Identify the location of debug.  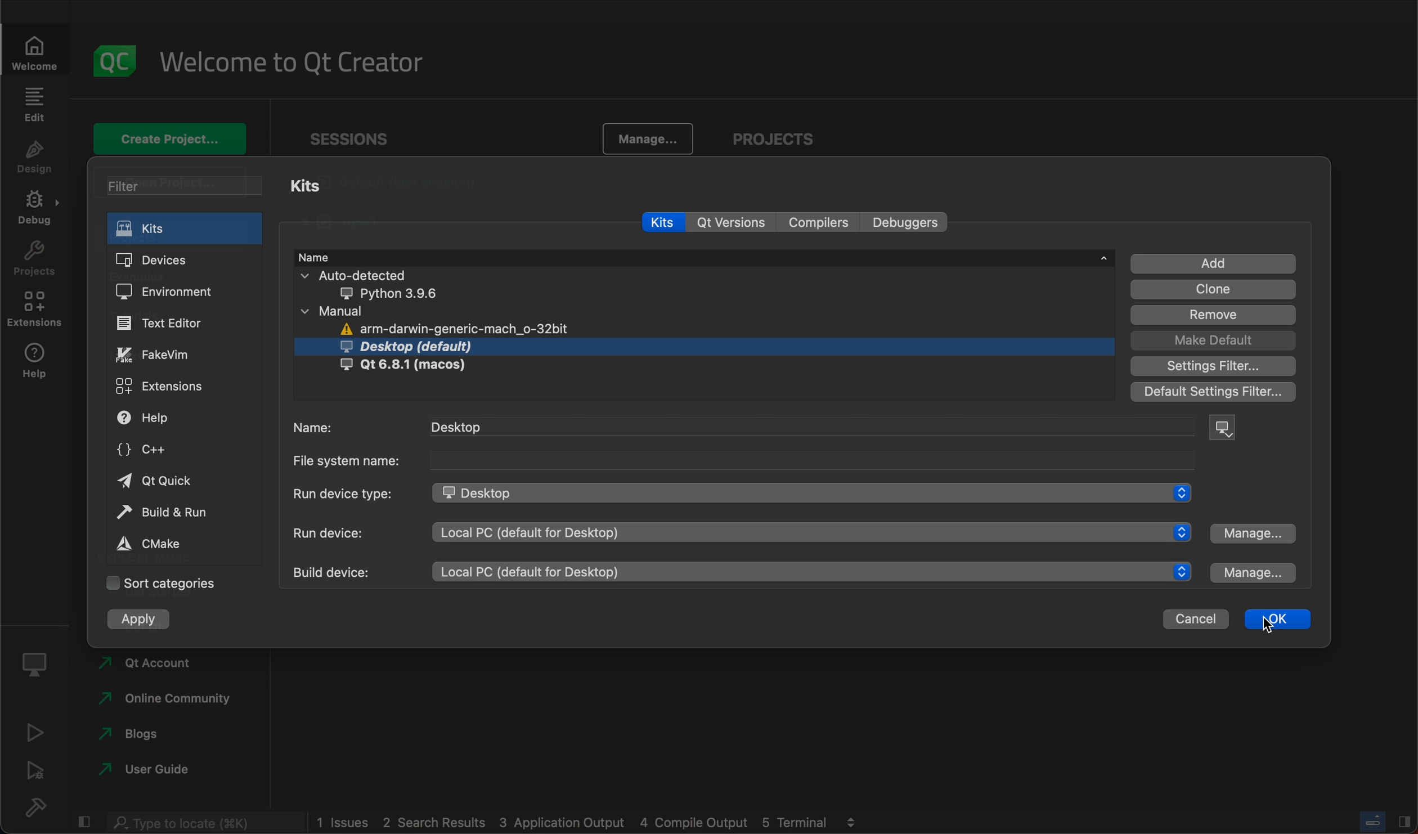
(39, 772).